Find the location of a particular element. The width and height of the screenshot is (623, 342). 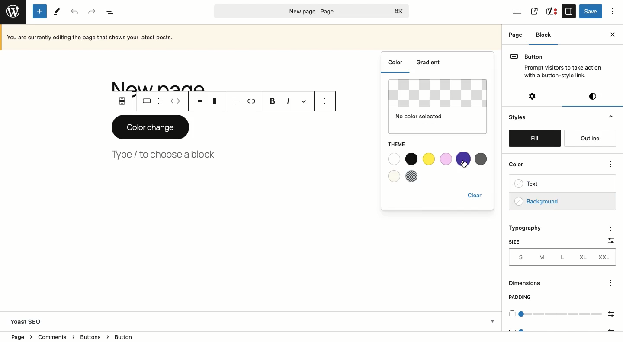

Purple is located at coordinates (463, 159).